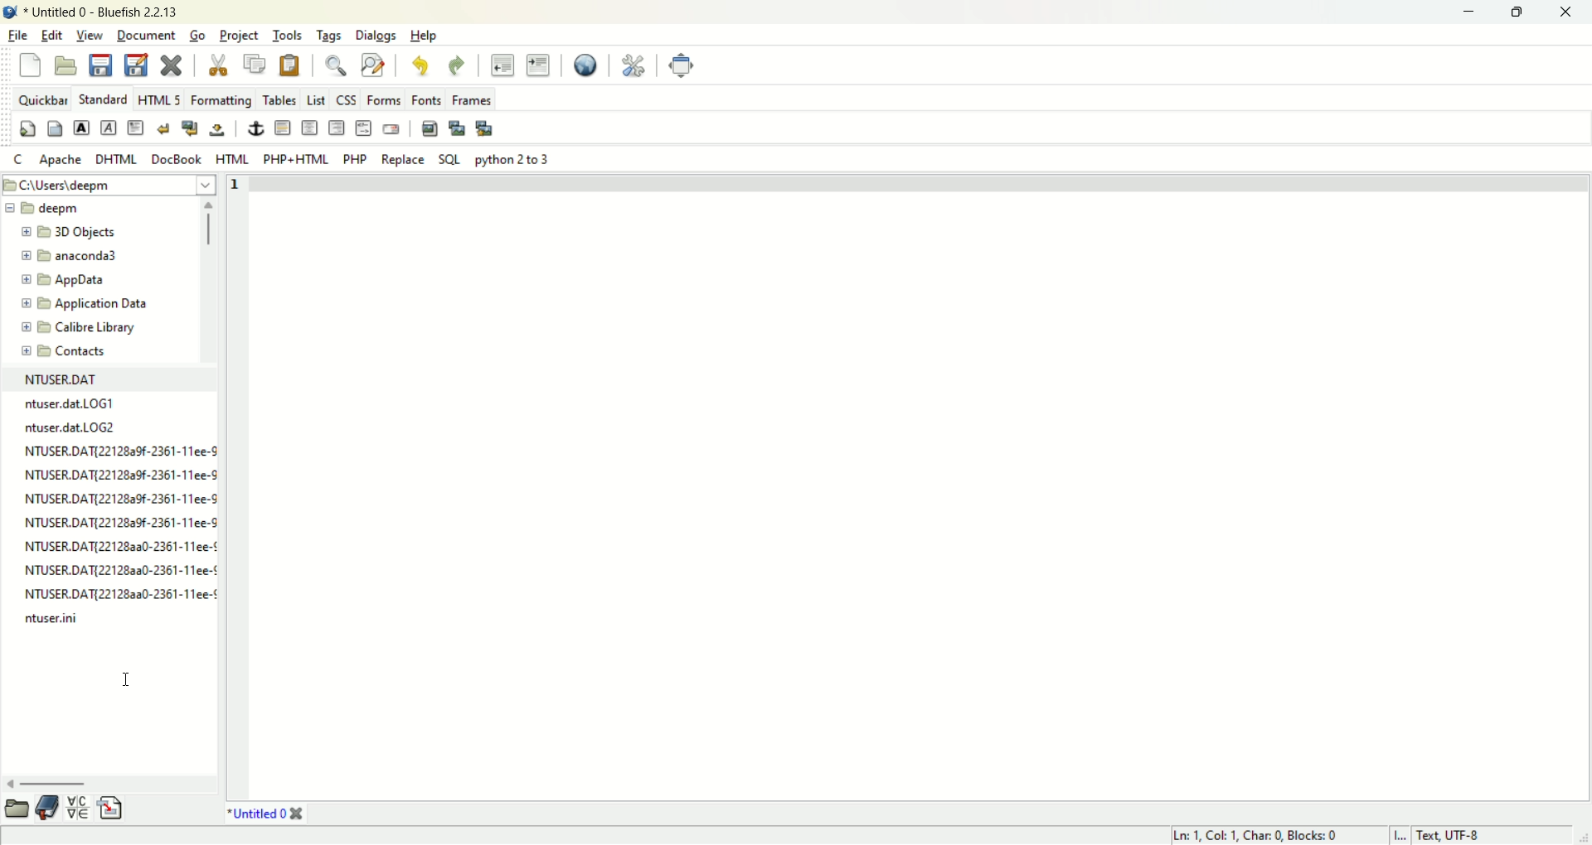 The image size is (1592, 845). Describe the element at coordinates (56, 620) in the screenshot. I see `ntuser.ini` at that location.